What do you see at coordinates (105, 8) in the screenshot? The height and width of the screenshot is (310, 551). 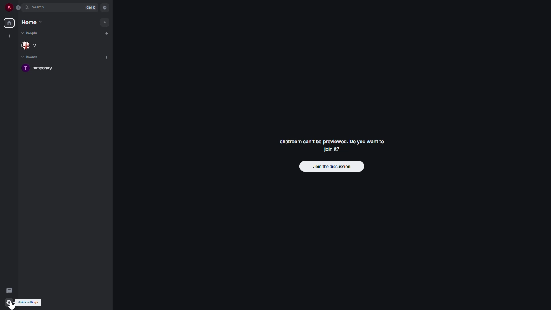 I see `navigator` at bounding box center [105, 8].